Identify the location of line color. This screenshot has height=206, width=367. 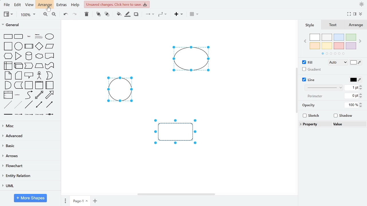
(355, 80).